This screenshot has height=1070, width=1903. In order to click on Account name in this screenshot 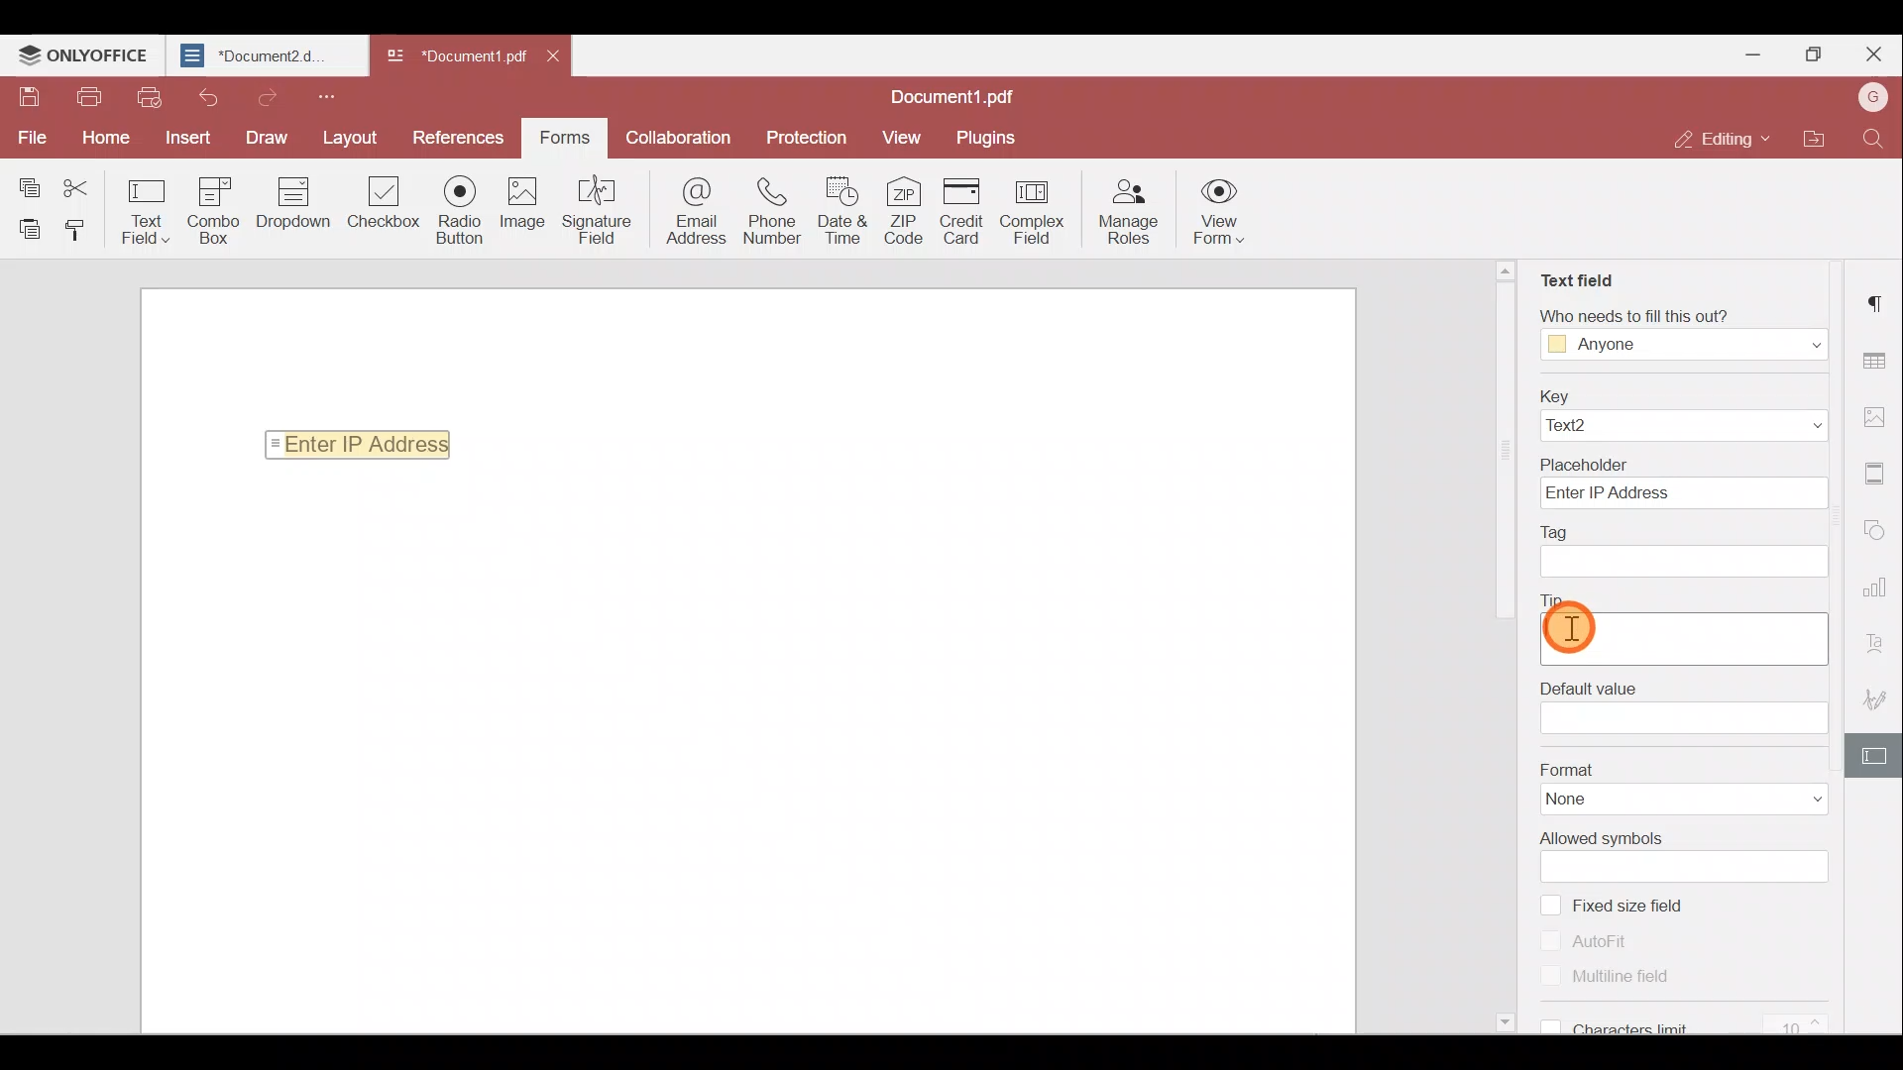, I will do `click(1872, 95)`.